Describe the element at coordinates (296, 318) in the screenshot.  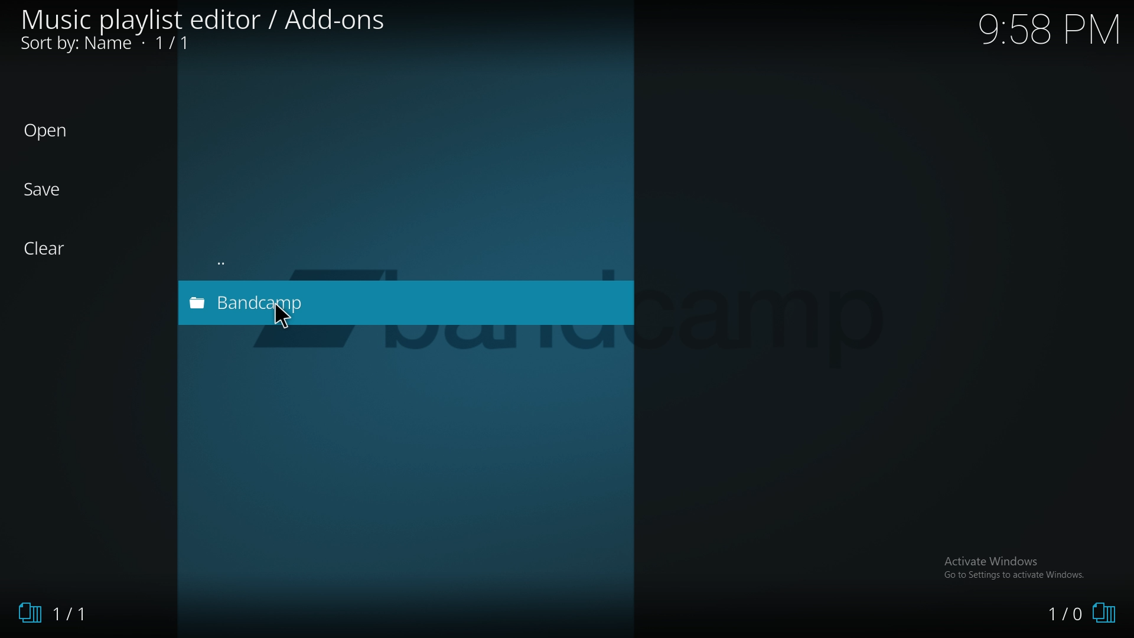
I see `Pointer Cursor` at that location.